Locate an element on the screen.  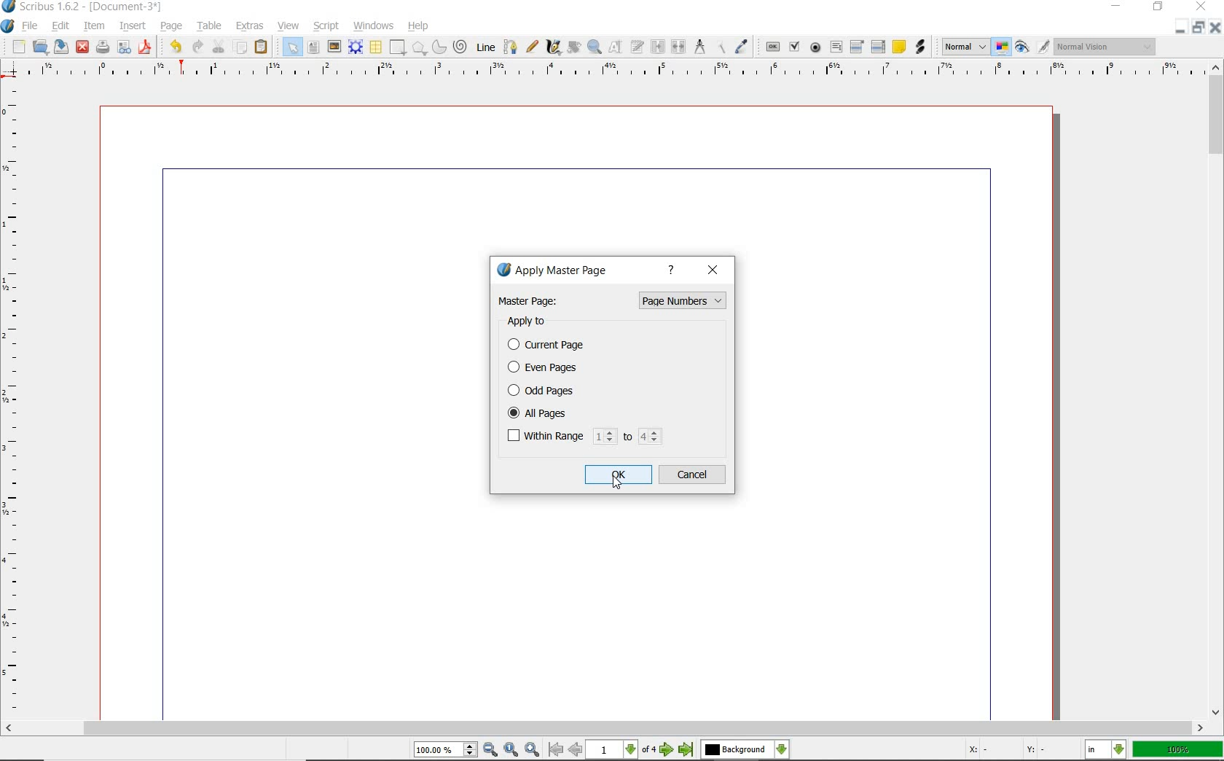
edit is located at coordinates (59, 25).